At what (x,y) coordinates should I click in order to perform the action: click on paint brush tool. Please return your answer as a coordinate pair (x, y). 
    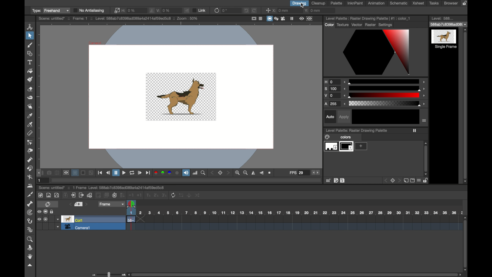
    Looking at the image, I should click on (30, 45).